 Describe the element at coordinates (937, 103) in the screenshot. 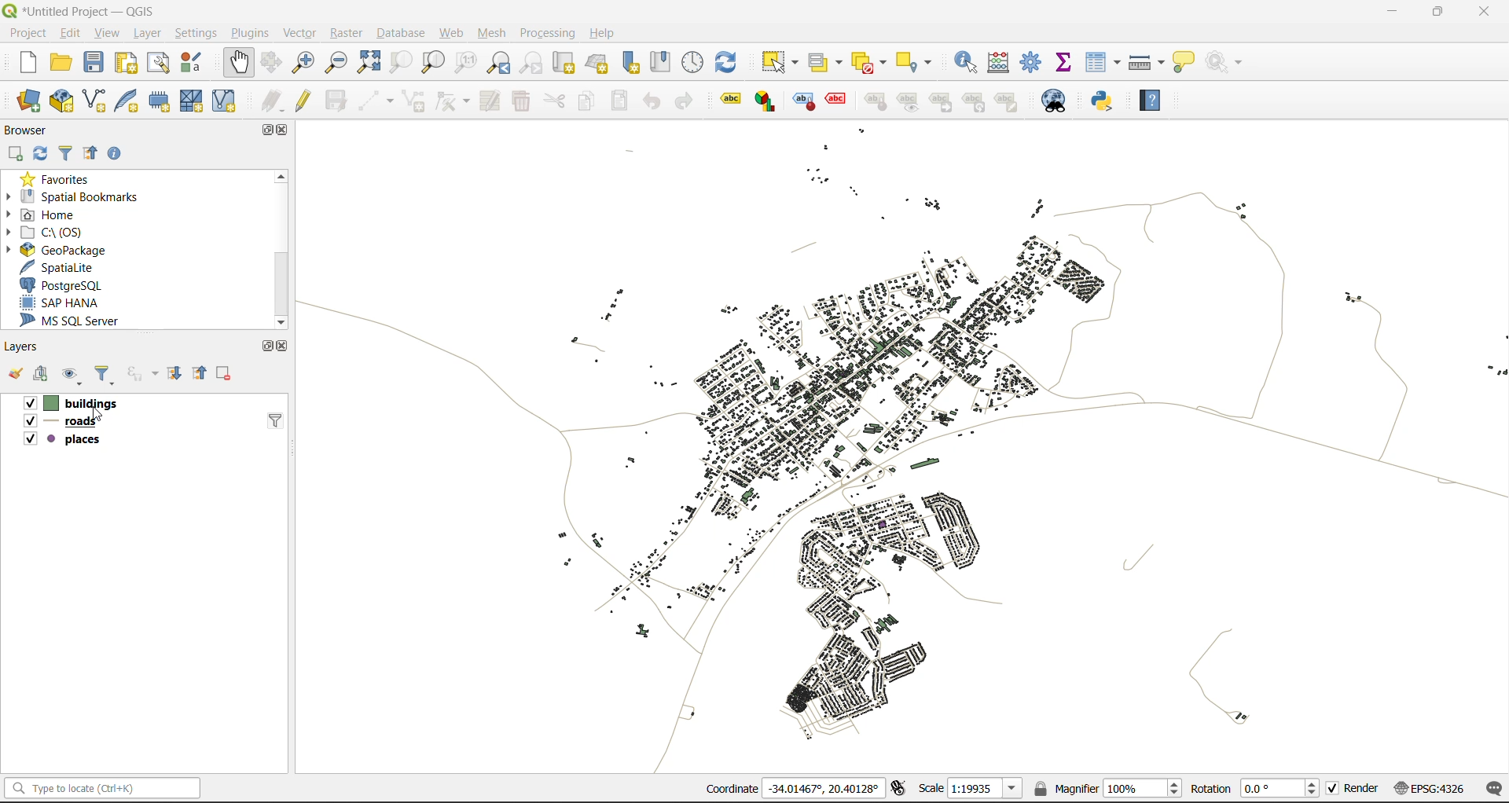

I see `move a label and diagram` at that location.